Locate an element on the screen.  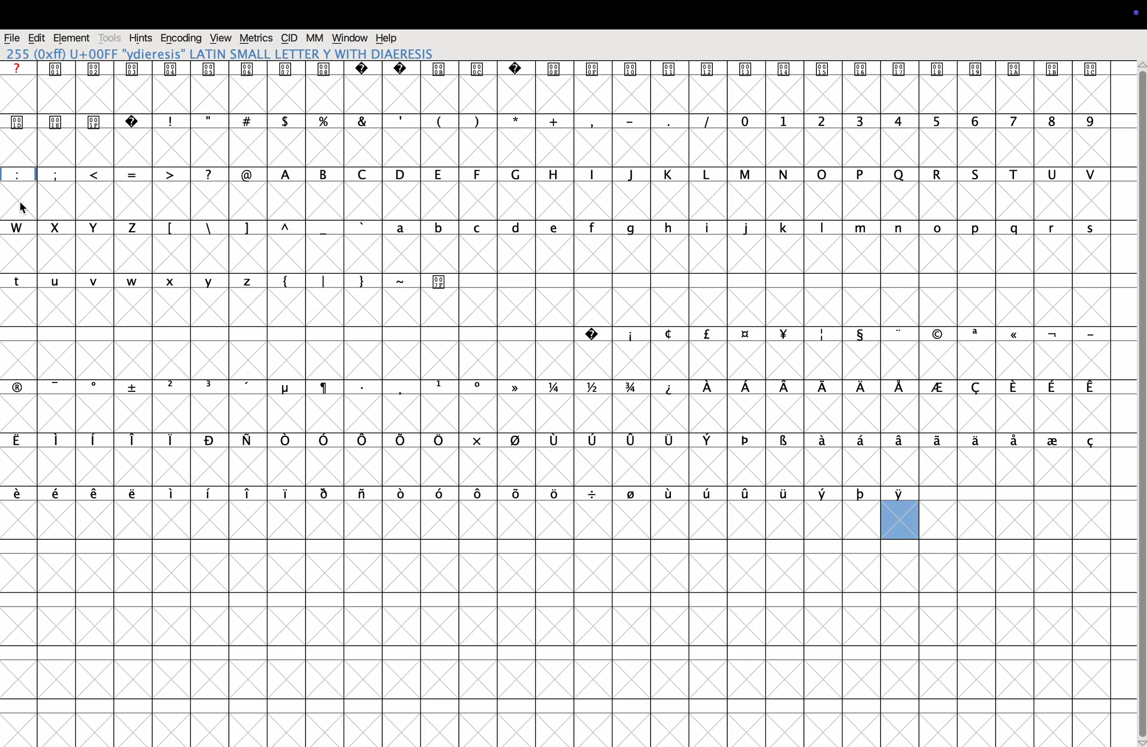
Special characters is located at coordinates (76, 138).